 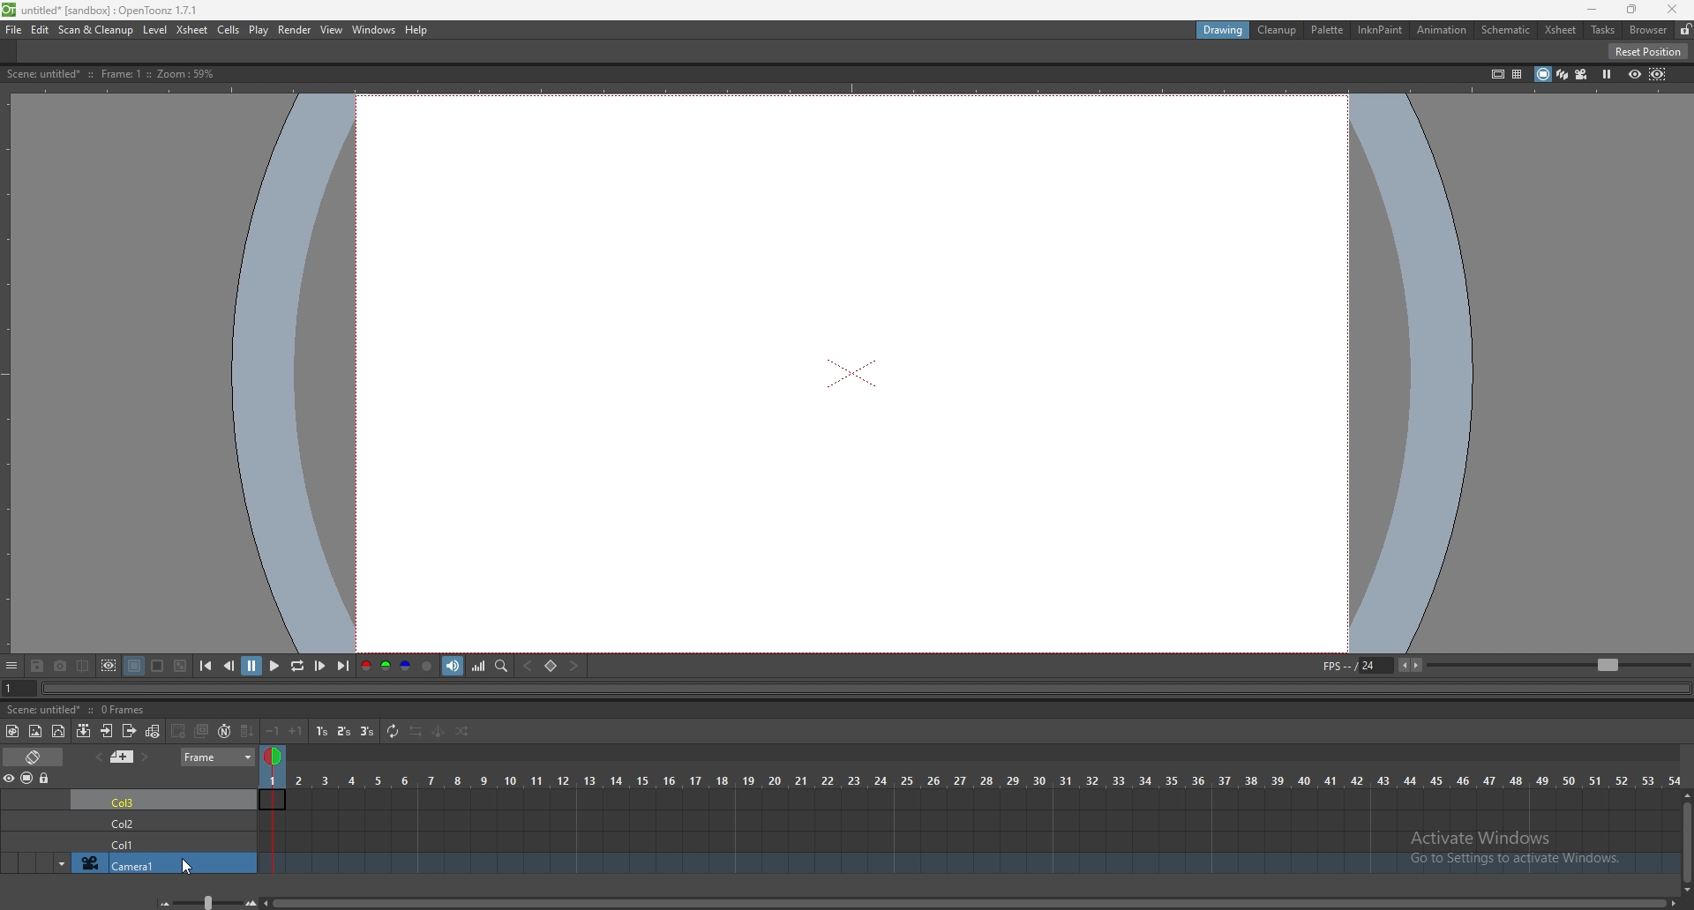 I want to click on camera stand visibility toggle, so click(x=26, y=779).